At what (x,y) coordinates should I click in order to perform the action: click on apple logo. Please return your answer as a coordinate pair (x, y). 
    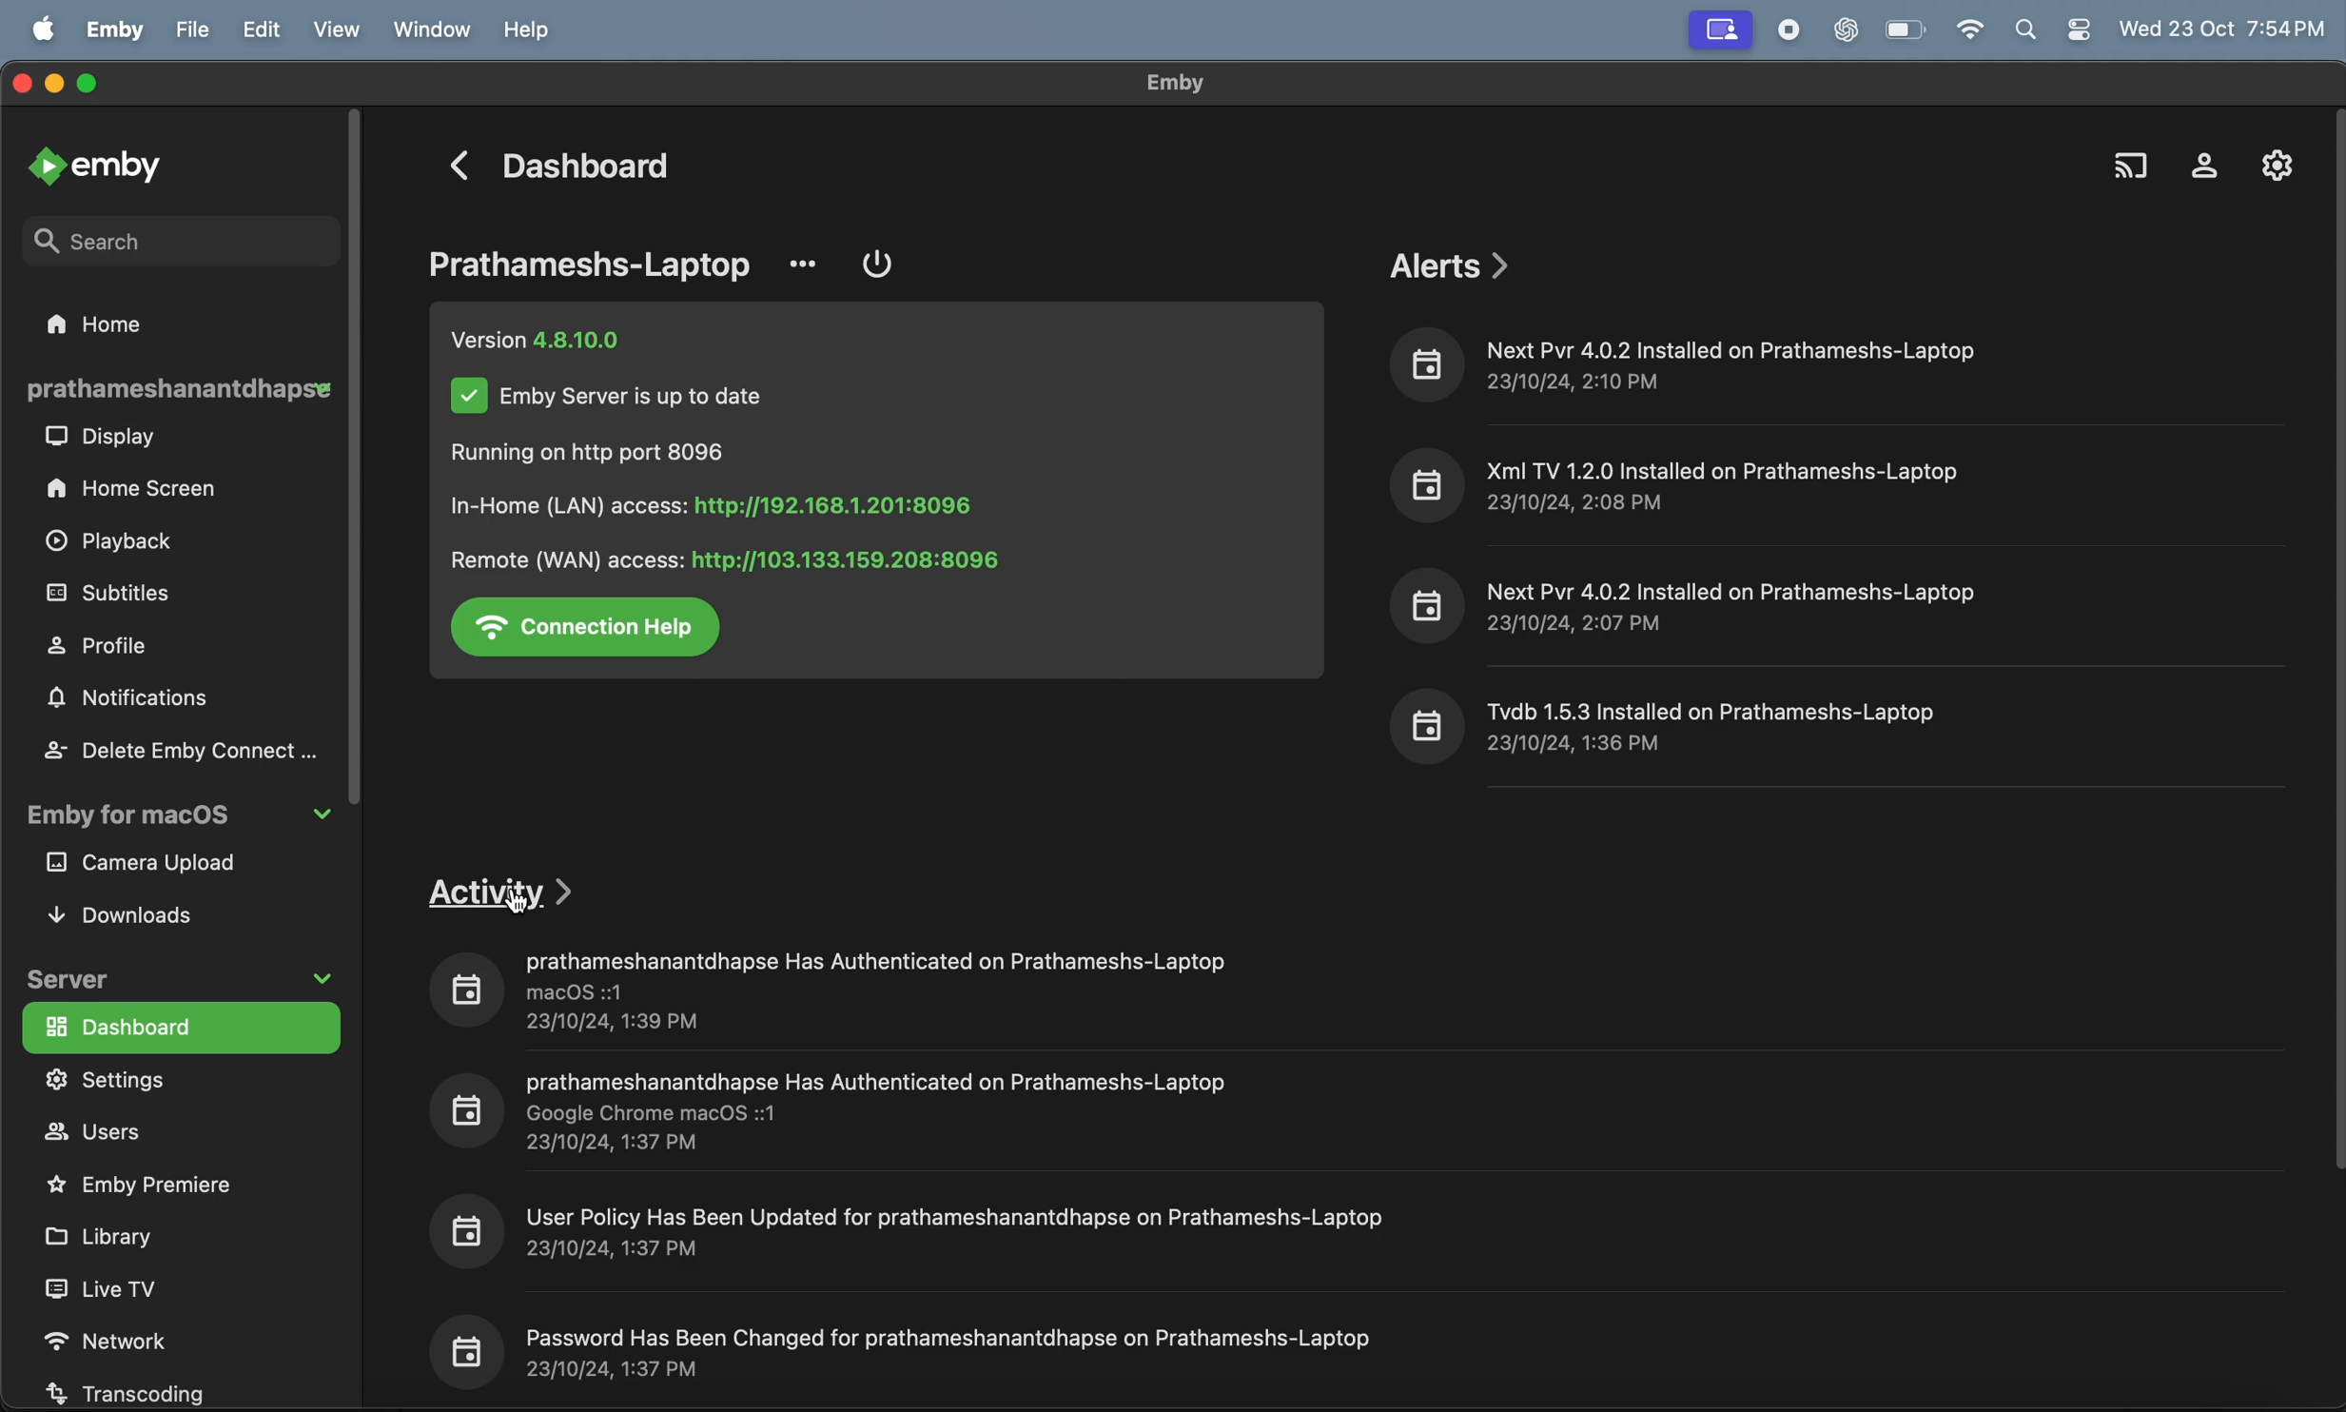
    Looking at the image, I should click on (46, 28).